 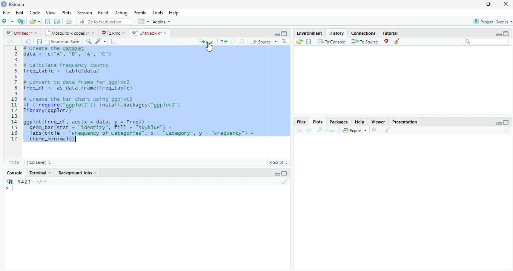 I want to click on Cursor, so click(x=14, y=189).